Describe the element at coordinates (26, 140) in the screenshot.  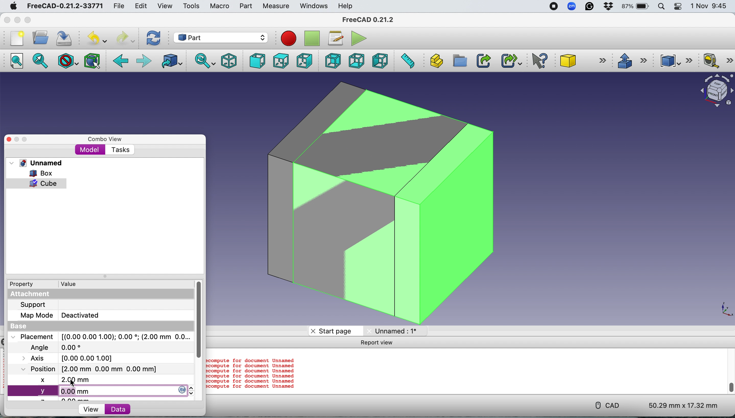
I see `Maximise` at that location.